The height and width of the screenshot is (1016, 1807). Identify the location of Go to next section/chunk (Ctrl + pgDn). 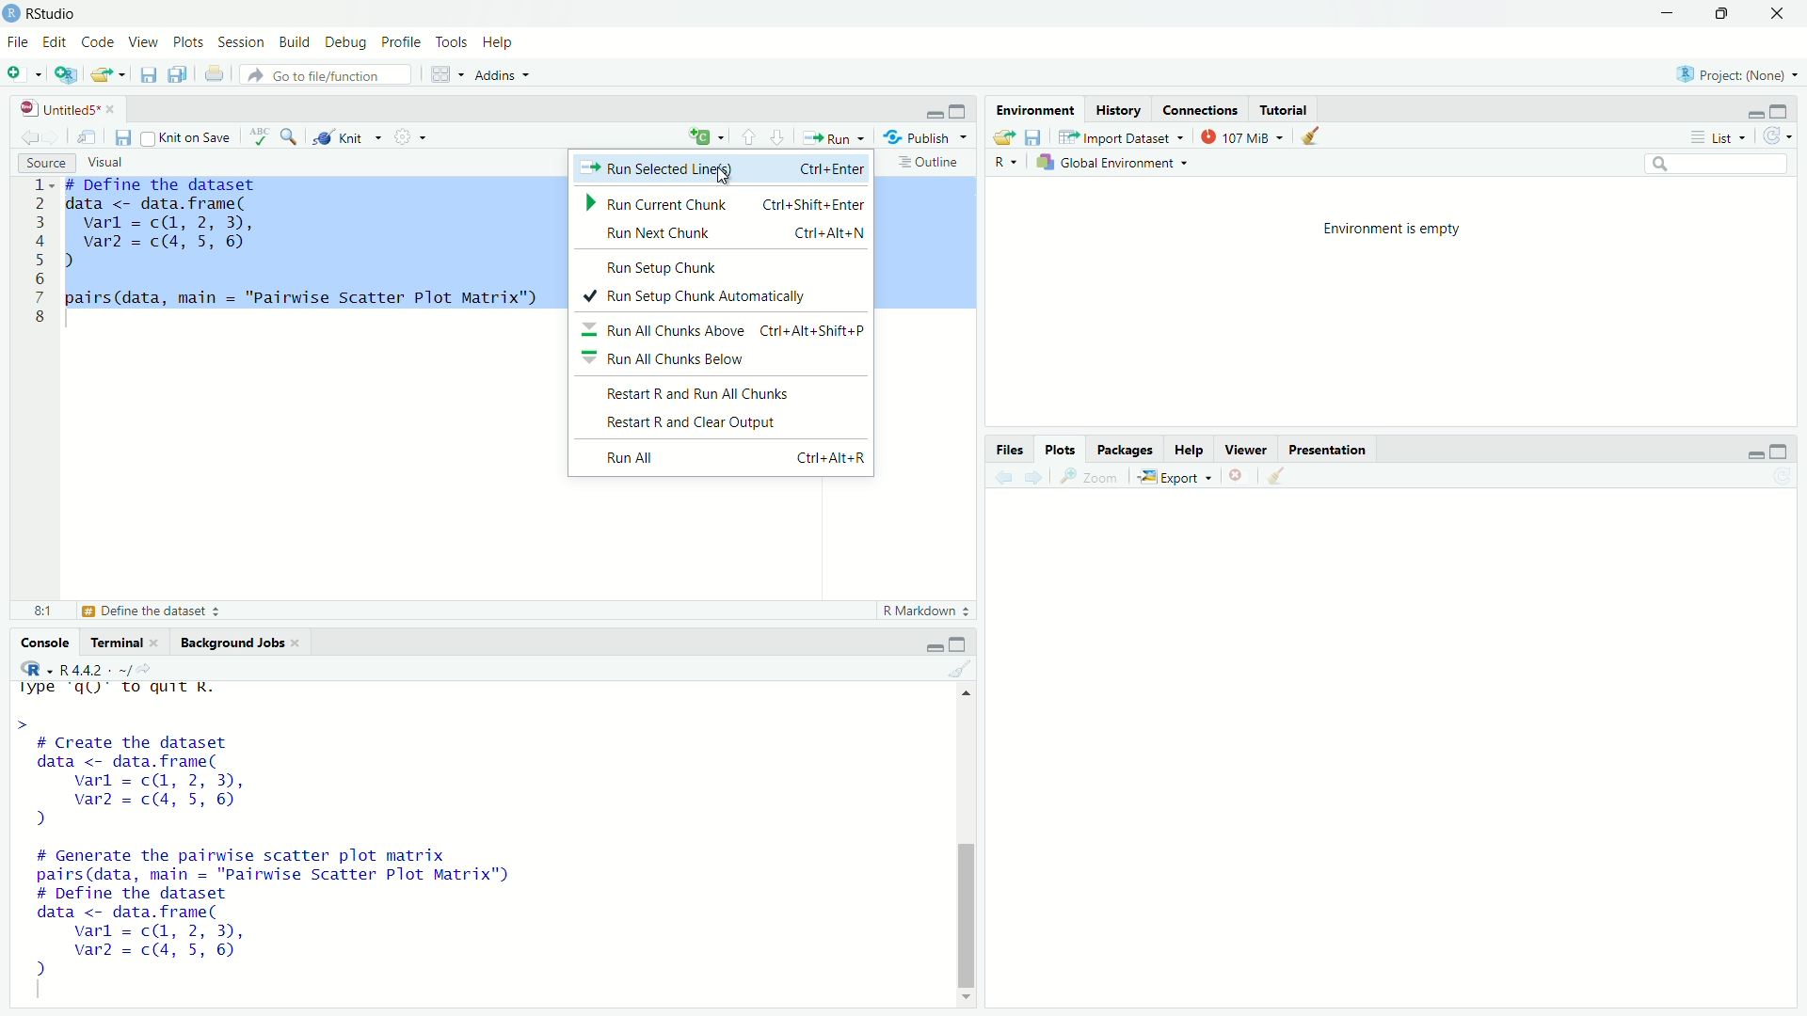
(777, 136).